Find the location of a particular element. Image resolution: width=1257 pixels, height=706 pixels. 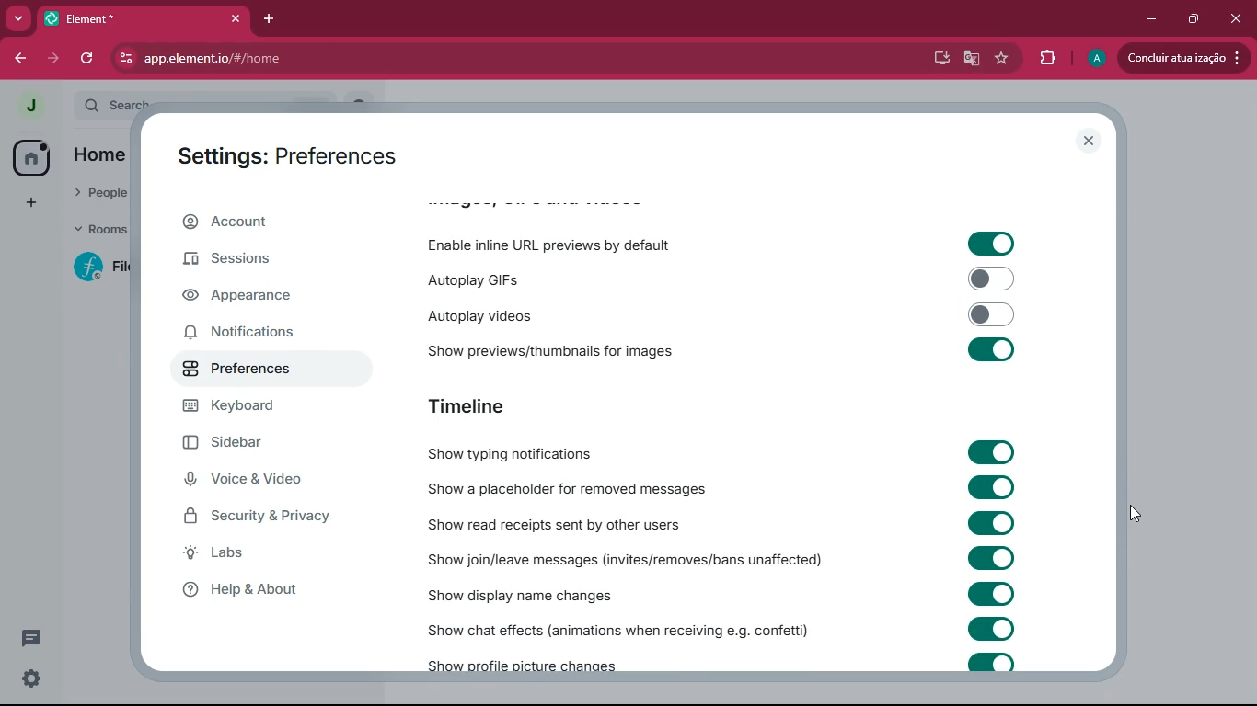

show join/leave messages (invites/removes/bans unaffected) is located at coordinates (619, 558).